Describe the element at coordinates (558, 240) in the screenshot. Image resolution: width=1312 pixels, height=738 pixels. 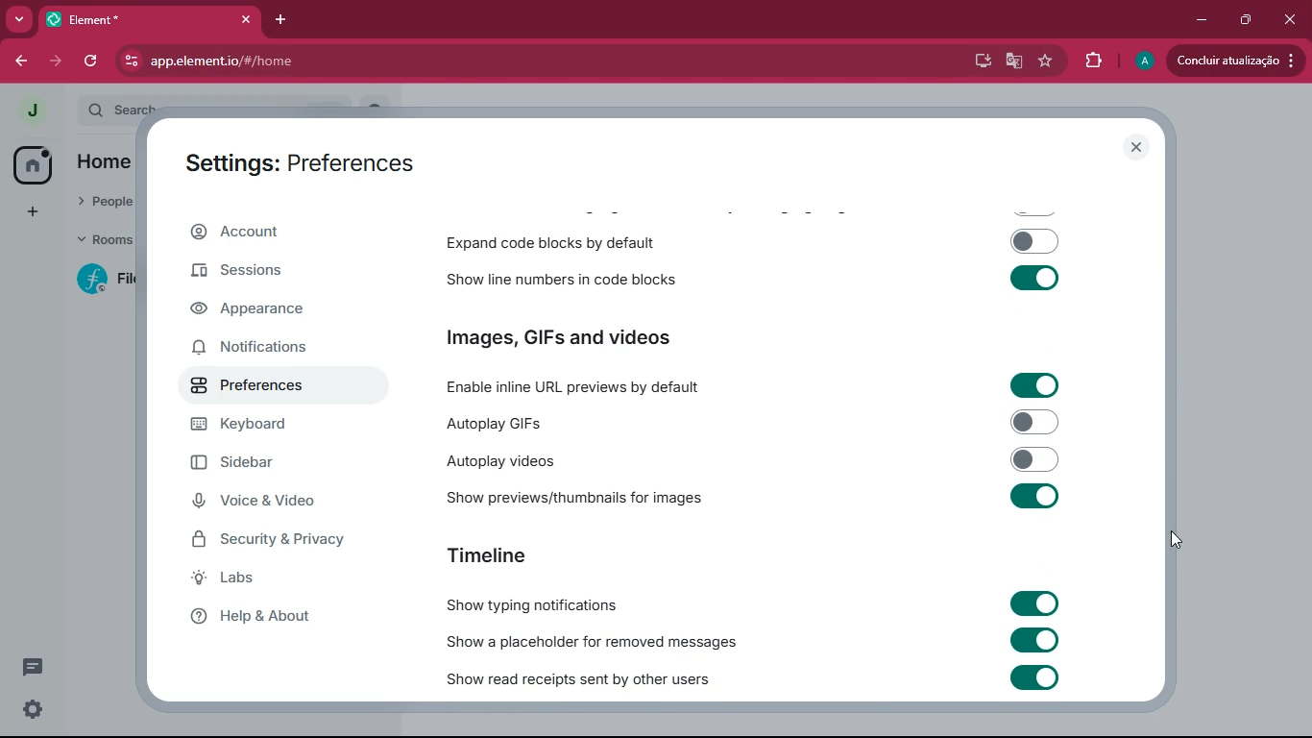
I see `expand code blocks by default` at that location.